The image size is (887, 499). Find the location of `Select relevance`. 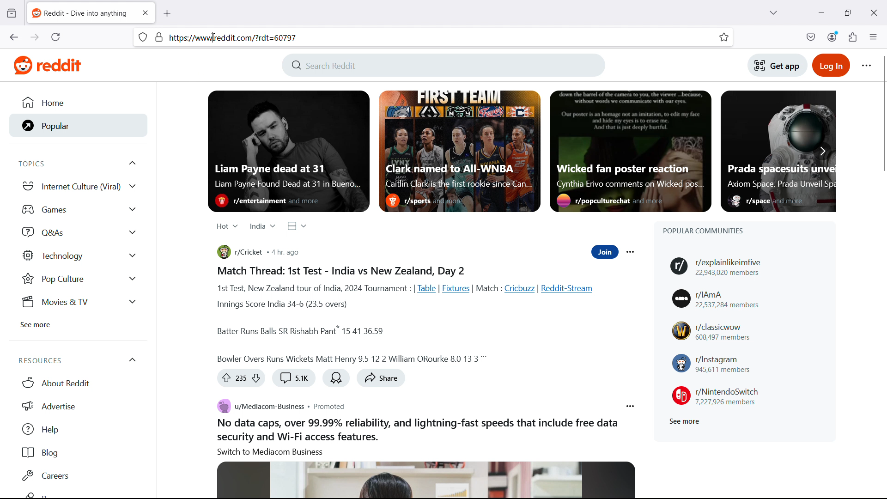

Select relevance is located at coordinates (226, 225).